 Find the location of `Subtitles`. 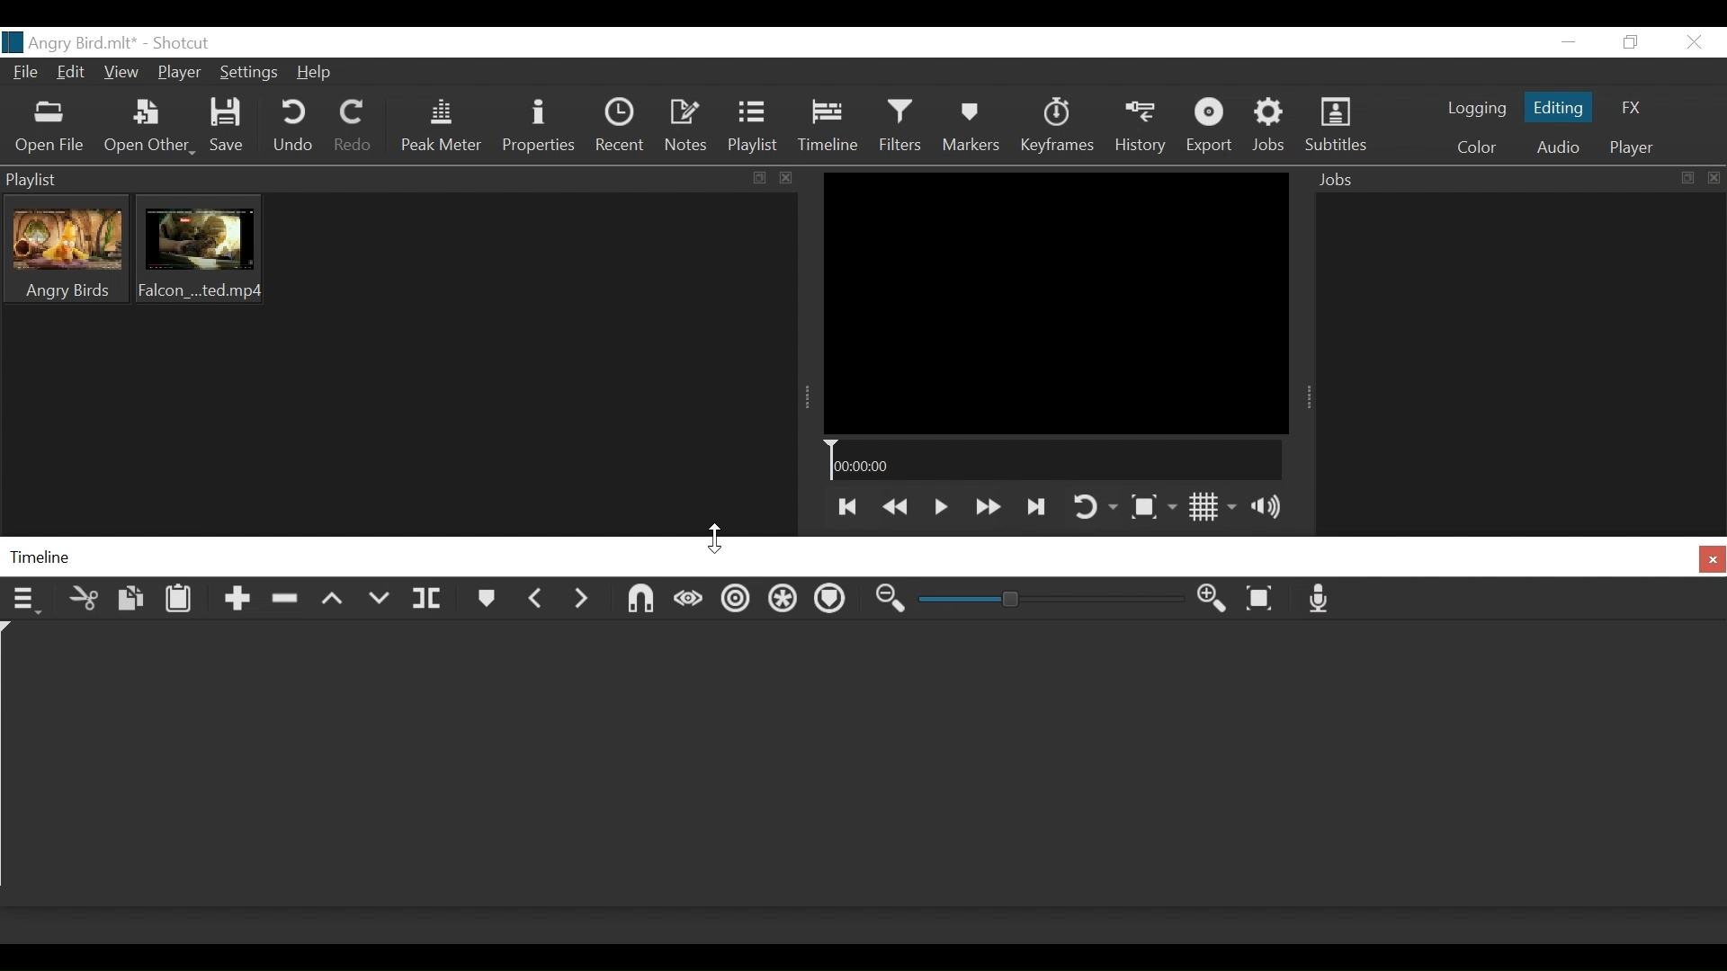

Subtitles is located at coordinates (1339, 126).